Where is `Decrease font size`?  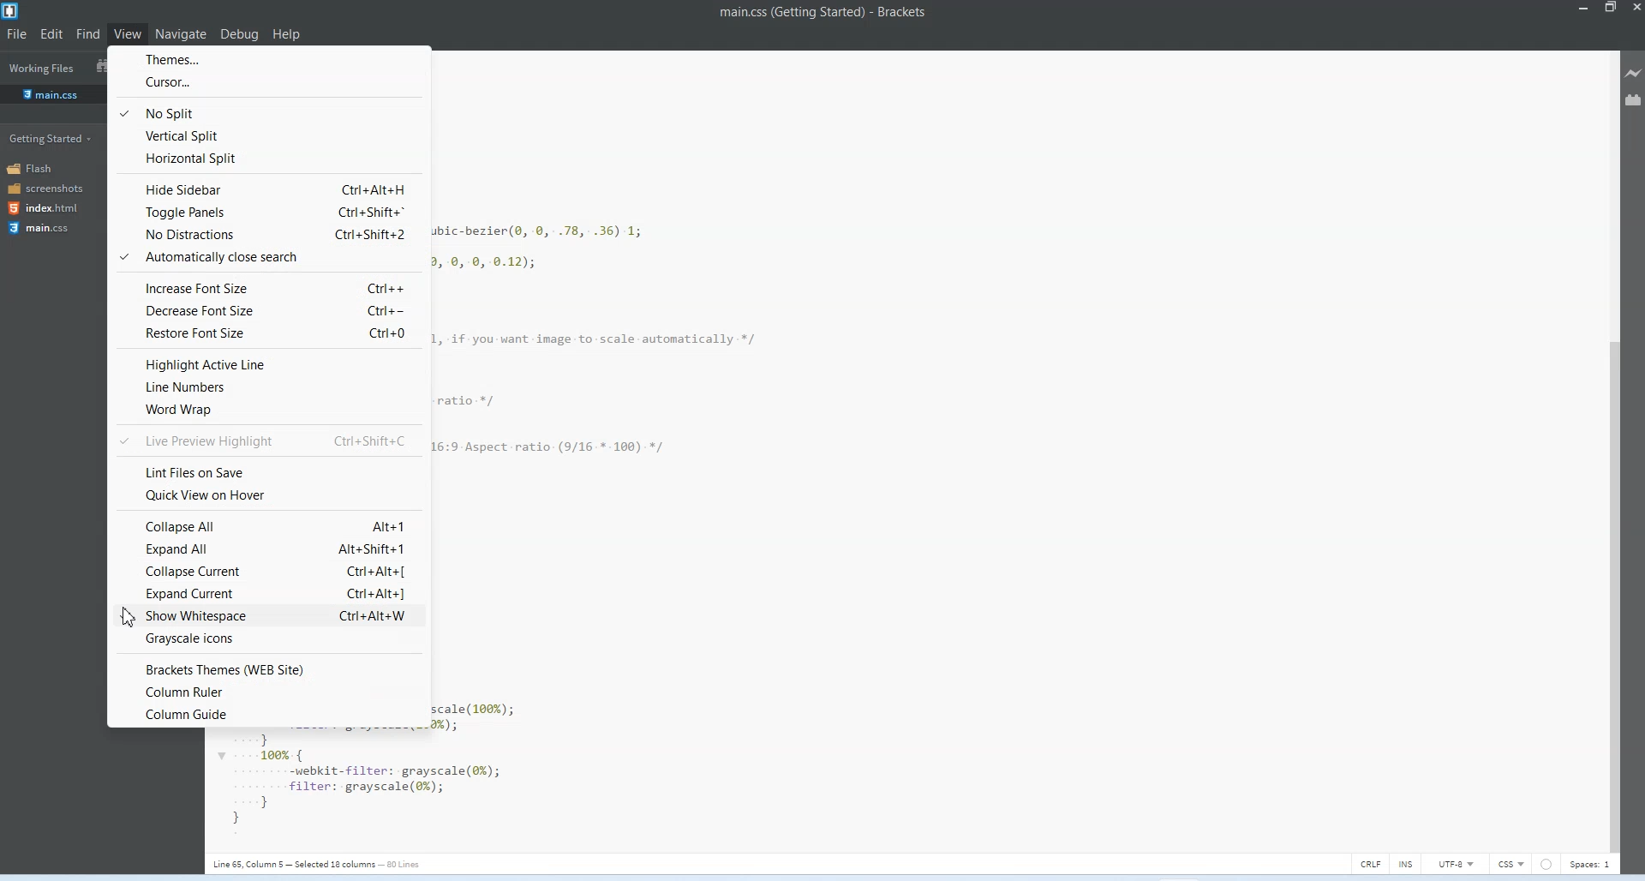
Decrease font size is located at coordinates (265, 310).